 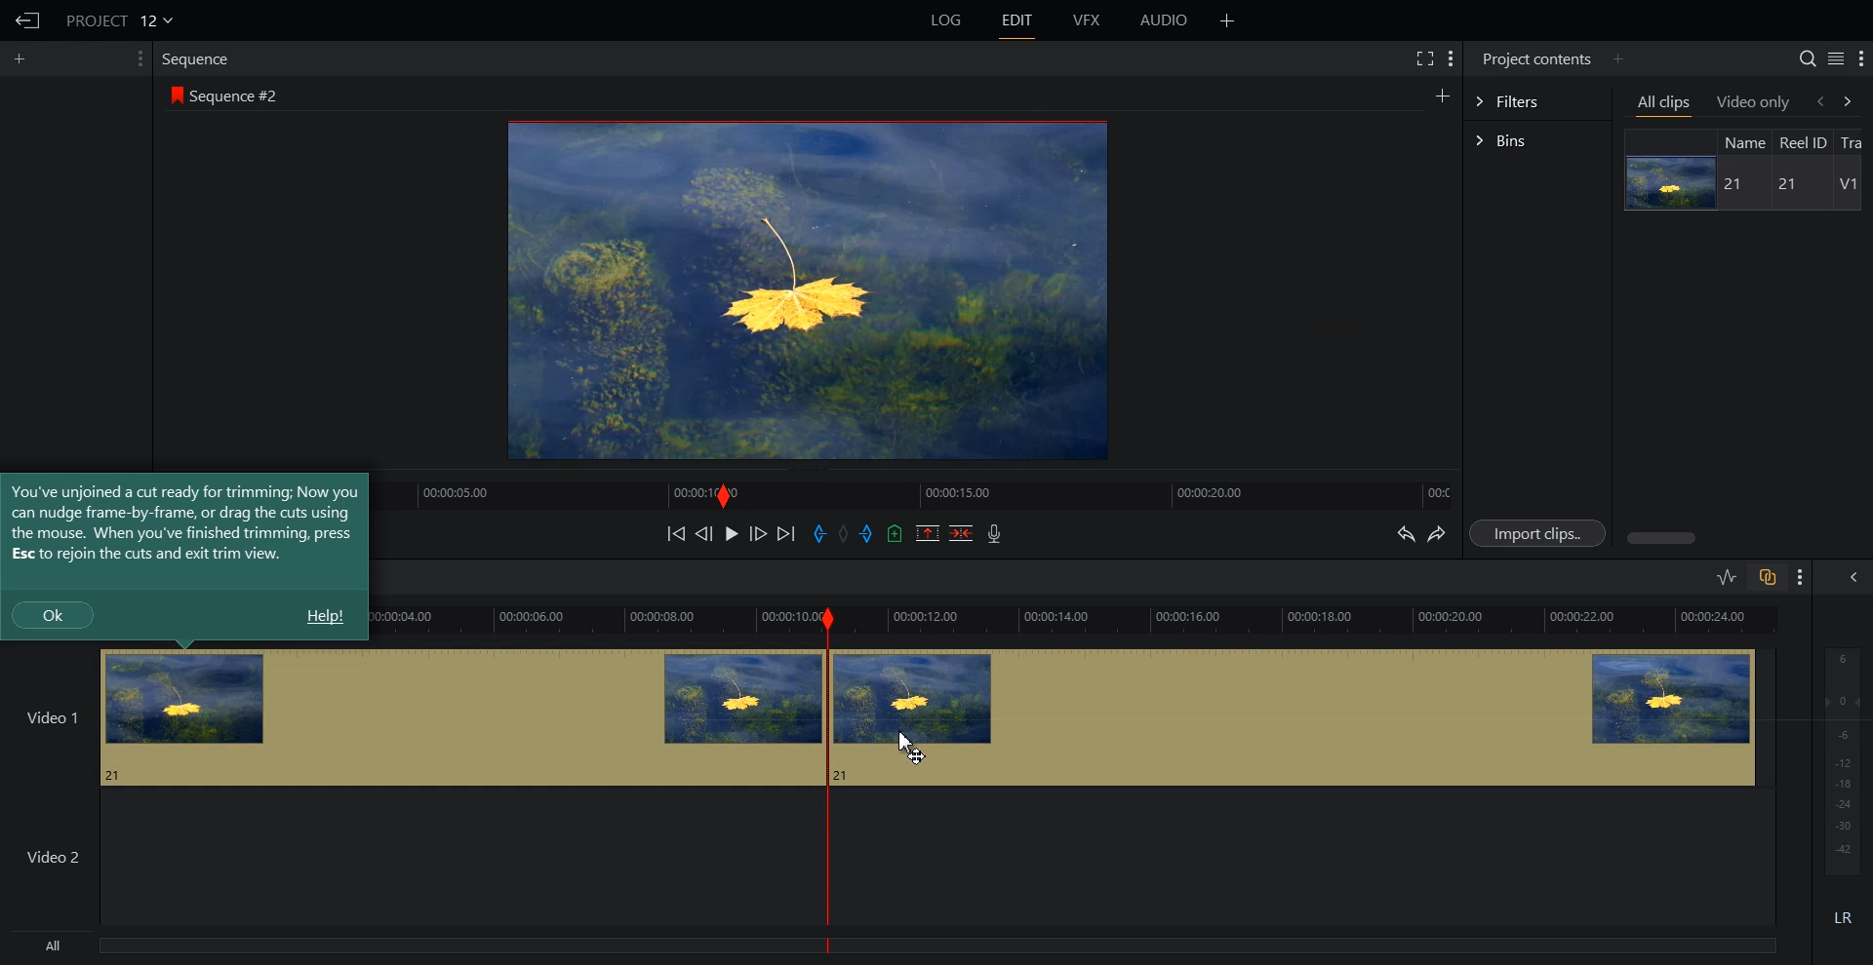 What do you see at coordinates (1537, 101) in the screenshot?
I see `Filters` at bounding box center [1537, 101].